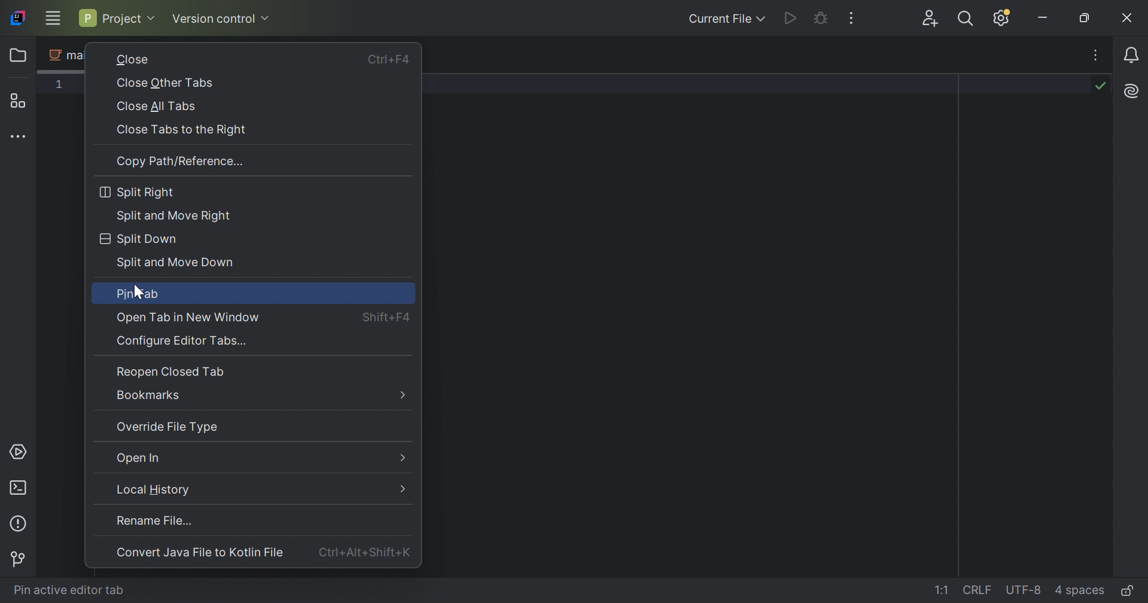 This screenshot has width=1148, height=603. I want to click on Search everywhere, so click(969, 20).